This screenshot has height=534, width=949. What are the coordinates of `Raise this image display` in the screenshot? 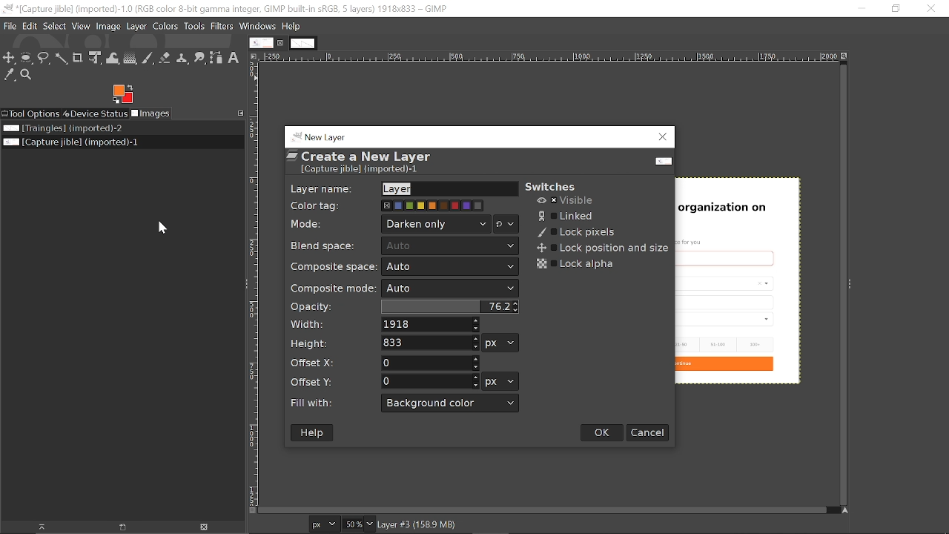 It's located at (36, 527).